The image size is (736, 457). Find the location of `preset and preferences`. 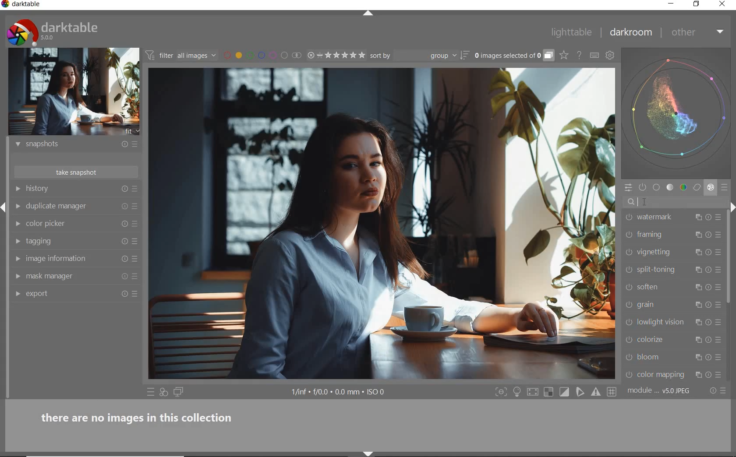

preset and preferences is located at coordinates (135, 206).